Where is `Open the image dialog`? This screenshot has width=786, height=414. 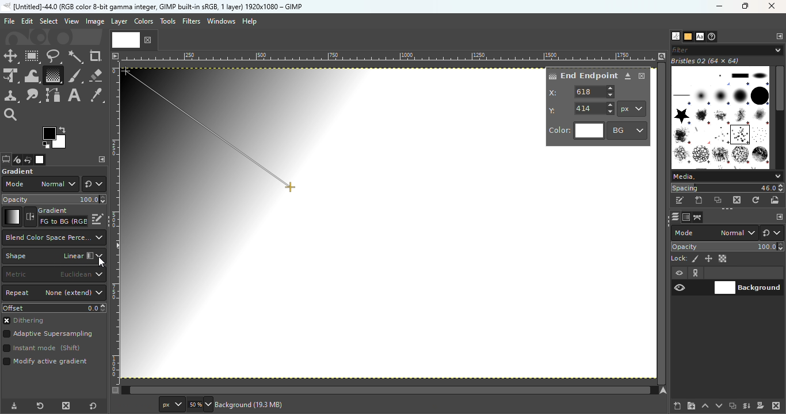
Open the image dialog is located at coordinates (39, 160).